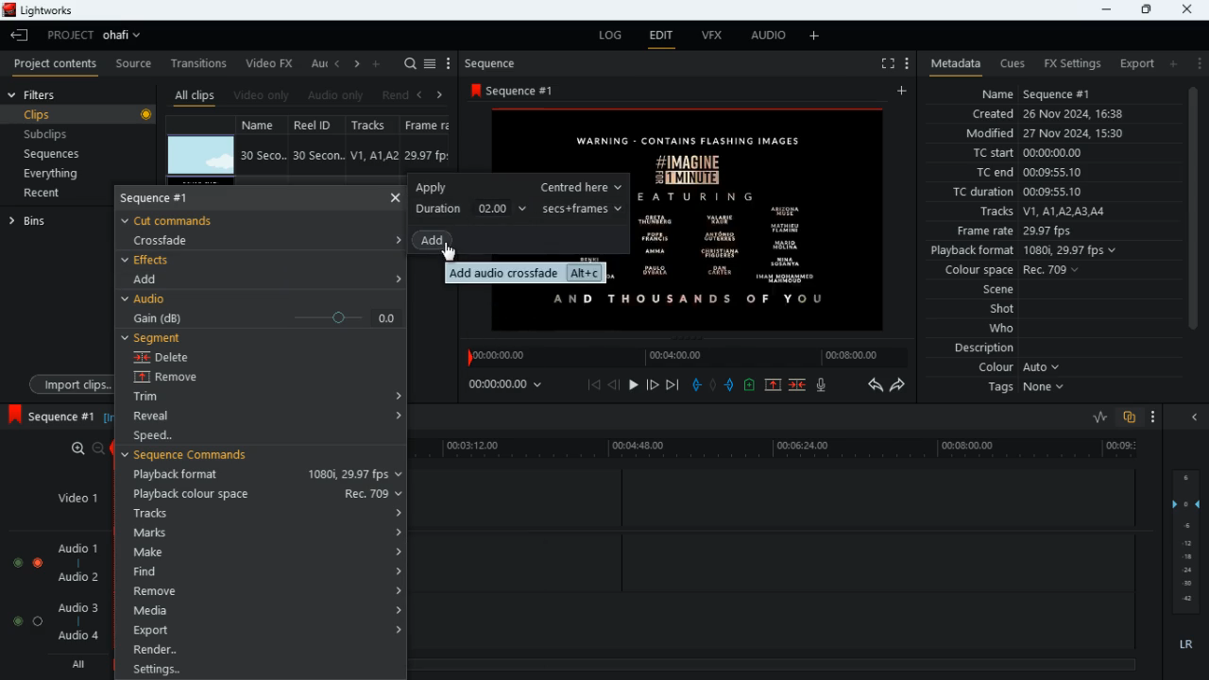  What do you see at coordinates (905, 92) in the screenshot?
I see `add` at bounding box center [905, 92].